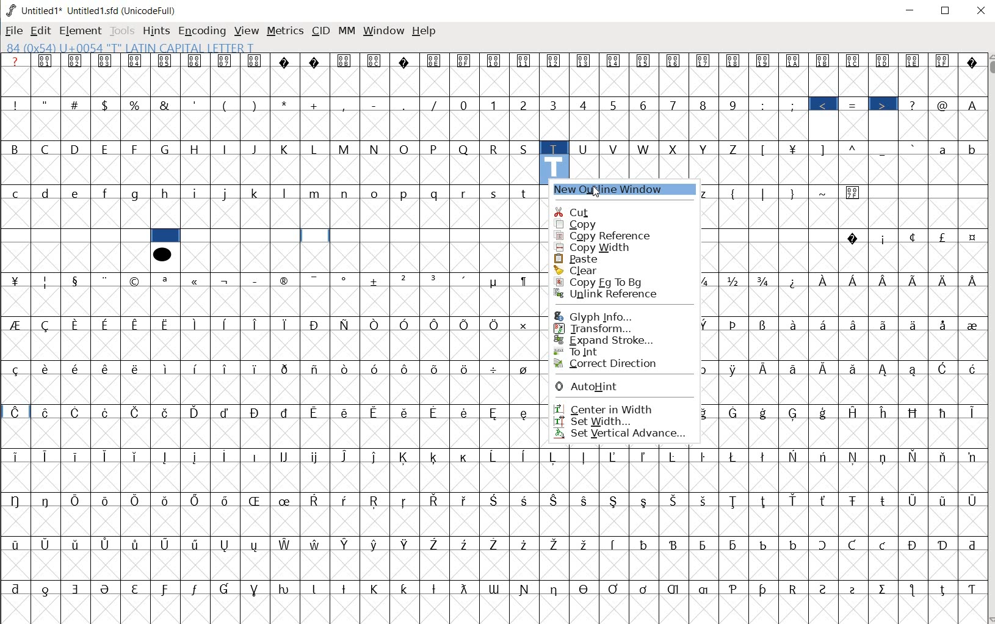 This screenshot has width=995, height=624. What do you see at coordinates (226, 60) in the screenshot?
I see `Symbol` at bounding box center [226, 60].